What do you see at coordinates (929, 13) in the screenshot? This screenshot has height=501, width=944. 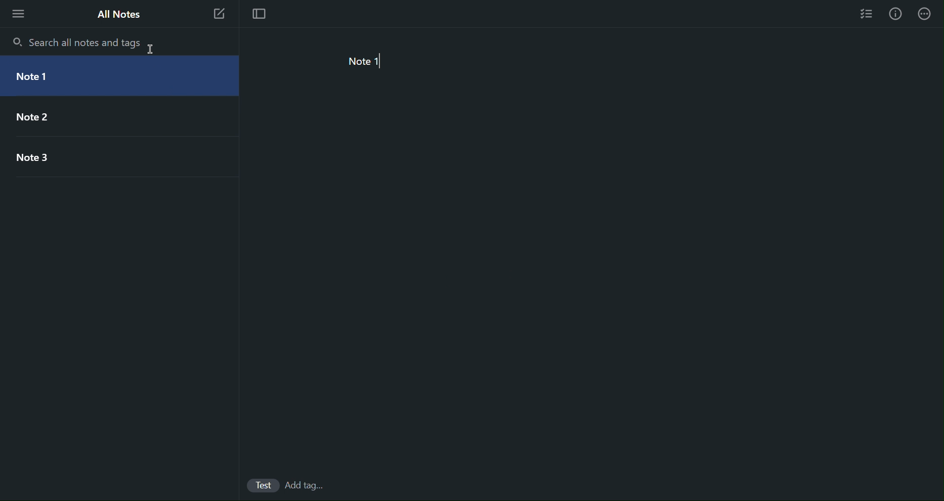 I see `More` at bounding box center [929, 13].